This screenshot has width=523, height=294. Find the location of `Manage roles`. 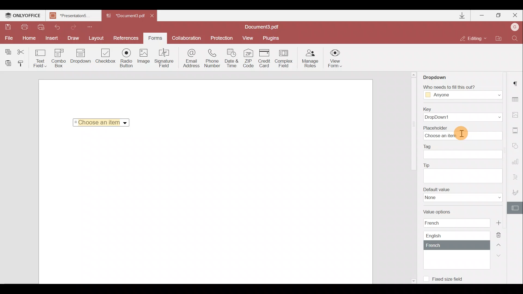

Manage roles is located at coordinates (310, 59).